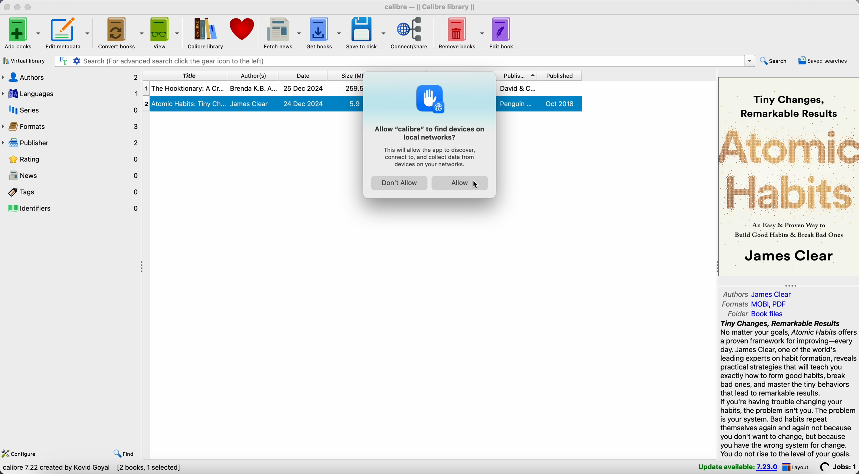 The width and height of the screenshot is (859, 474). Describe the element at coordinates (462, 183) in the screenshot. I see `Allow` at that location.